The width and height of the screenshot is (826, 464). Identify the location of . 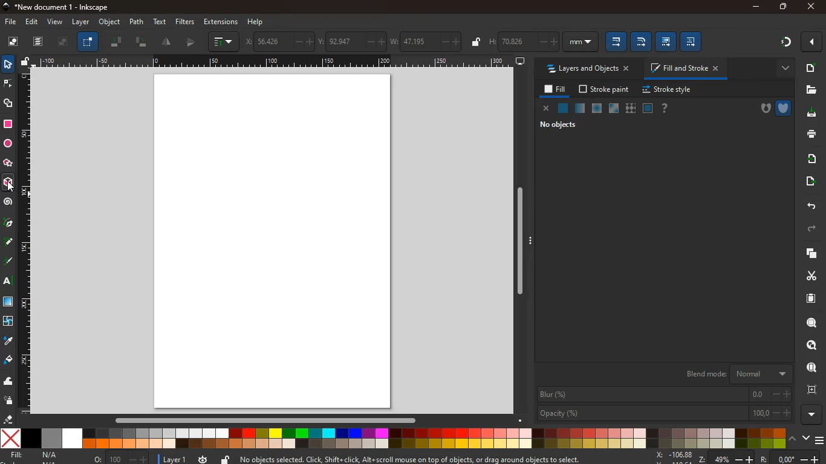
(766, 458).